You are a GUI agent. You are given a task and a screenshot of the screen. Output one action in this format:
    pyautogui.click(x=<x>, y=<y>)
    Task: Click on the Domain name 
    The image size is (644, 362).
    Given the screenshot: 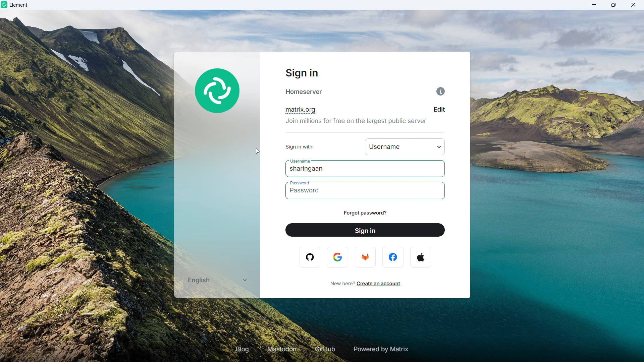 What is the action you would take?
    pyautogui.click(x=300, y=111)
    